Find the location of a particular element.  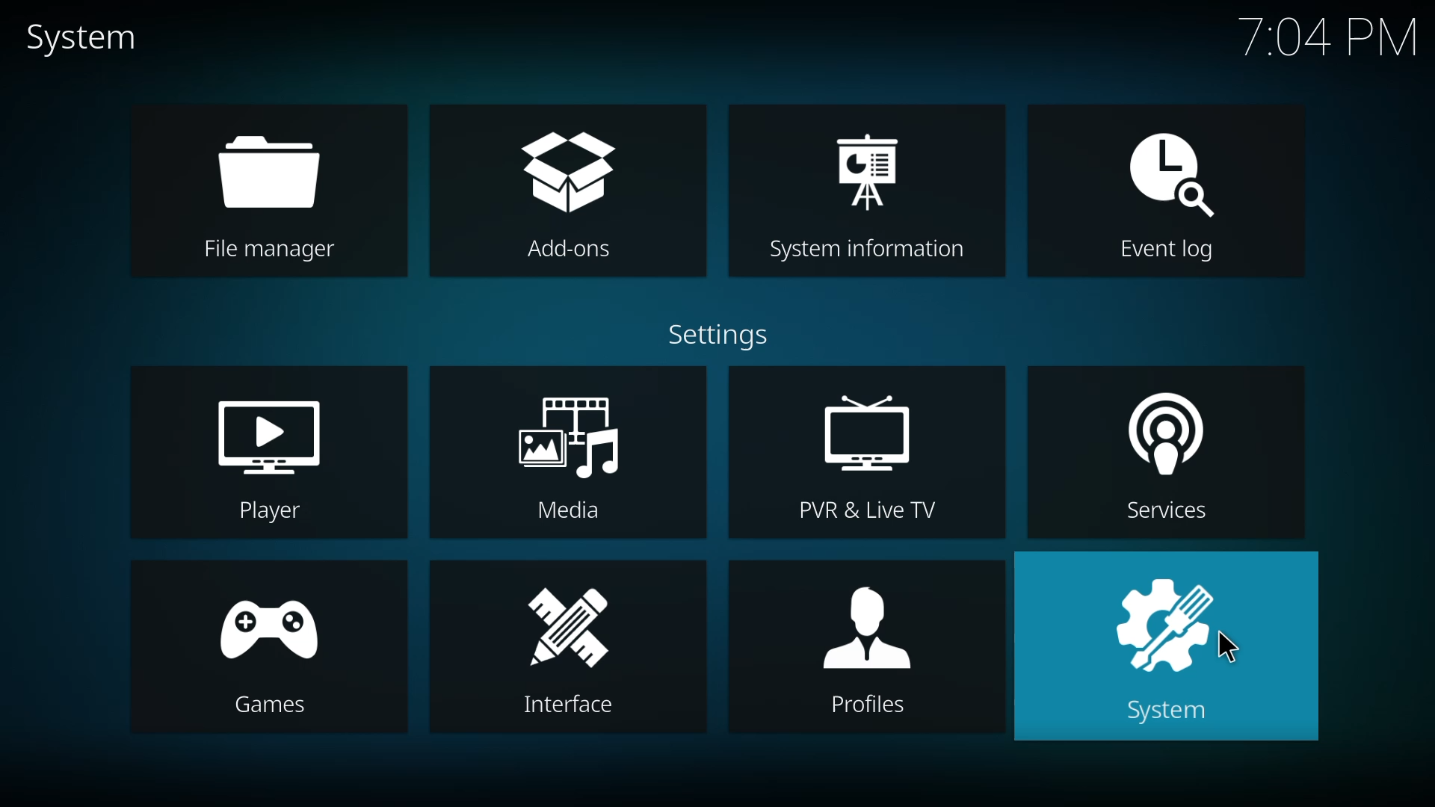

services is located at coordinates (1144, 455).